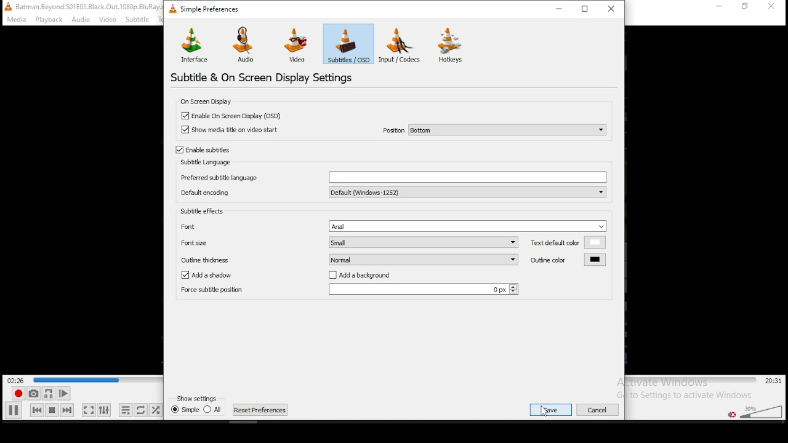 The image size is (788, 443). I want to click on , so click(81, 20).